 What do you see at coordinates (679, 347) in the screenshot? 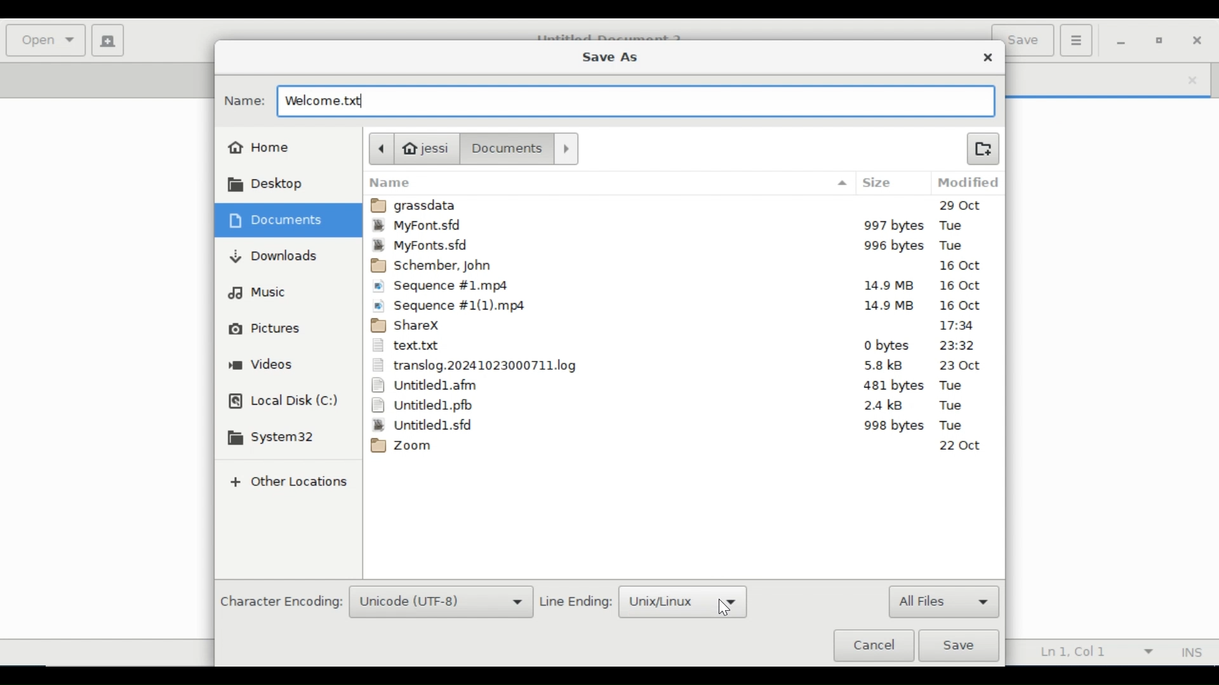
I see `text.txt 0 bytes 23:32` at bounding box center [679, 347].